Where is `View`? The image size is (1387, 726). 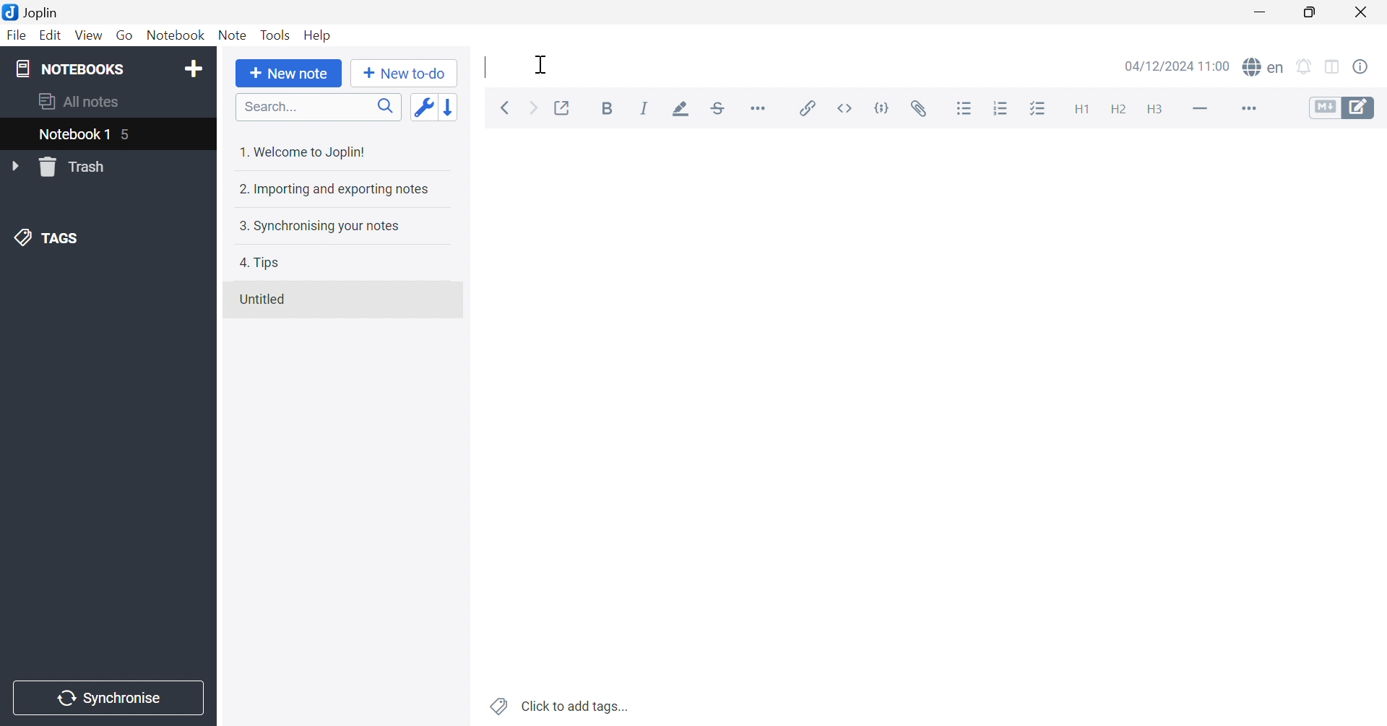
View is located at coordinates (87, 36).